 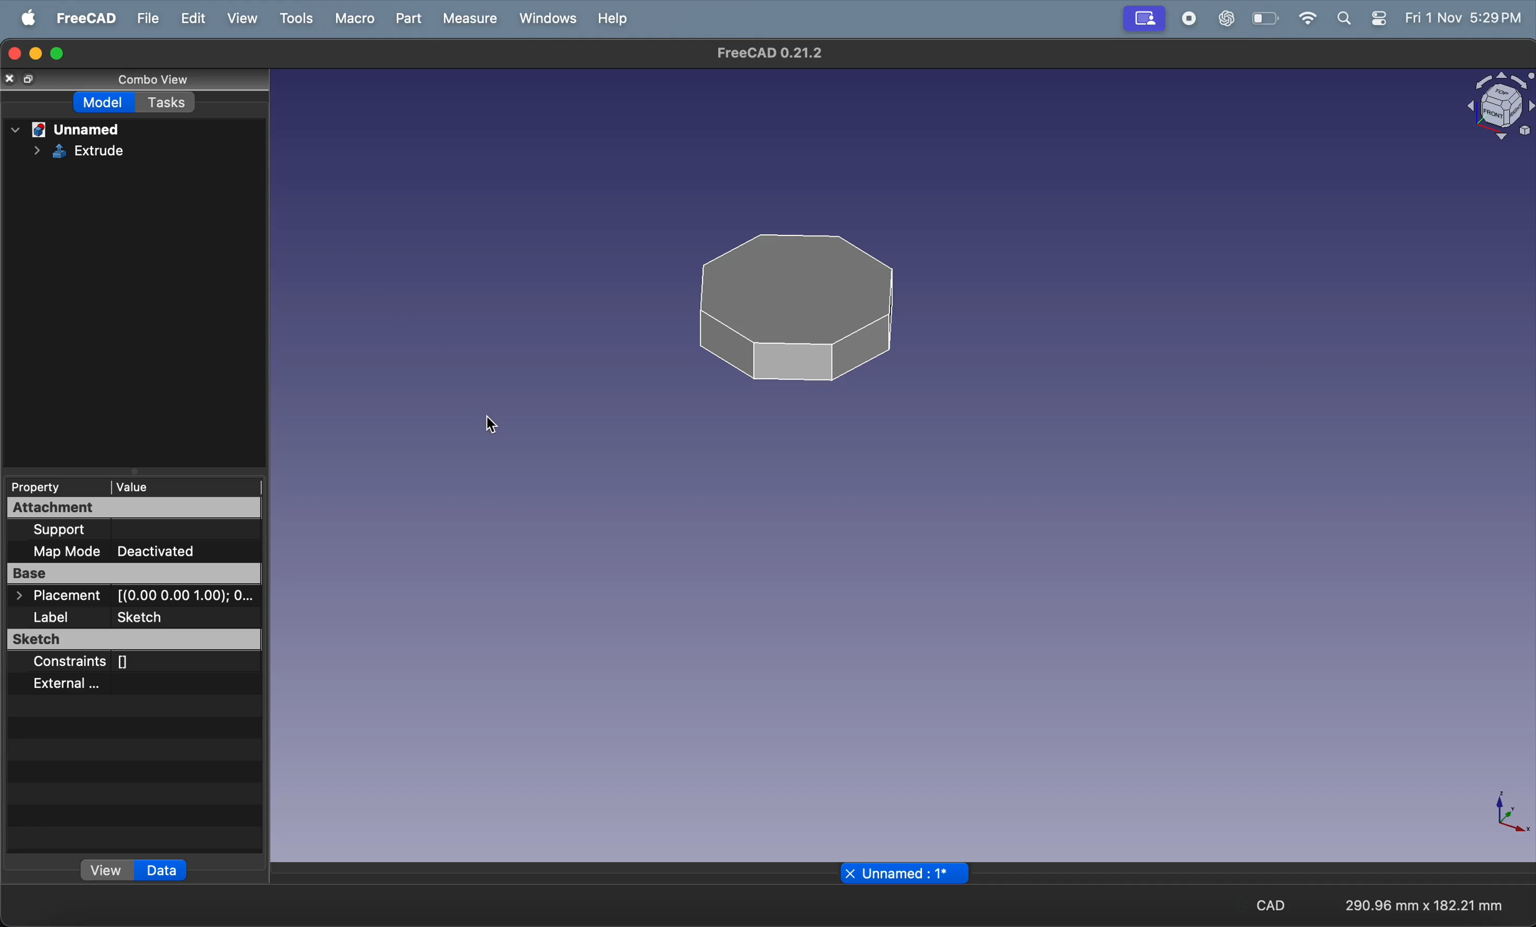 I want to click on free CAD, so click(x=81, y=17).